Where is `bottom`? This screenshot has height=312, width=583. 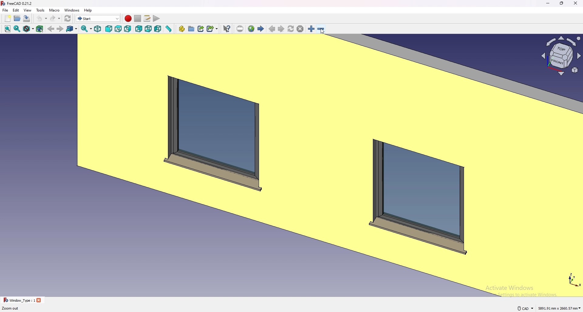
bottom is located at coordinates (148, 29).